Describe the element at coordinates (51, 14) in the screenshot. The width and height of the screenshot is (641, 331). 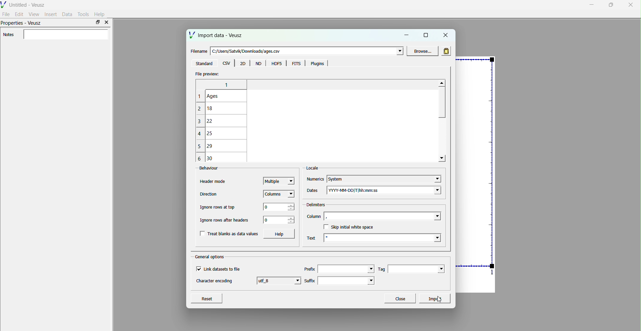
I see `Insert` at that location.